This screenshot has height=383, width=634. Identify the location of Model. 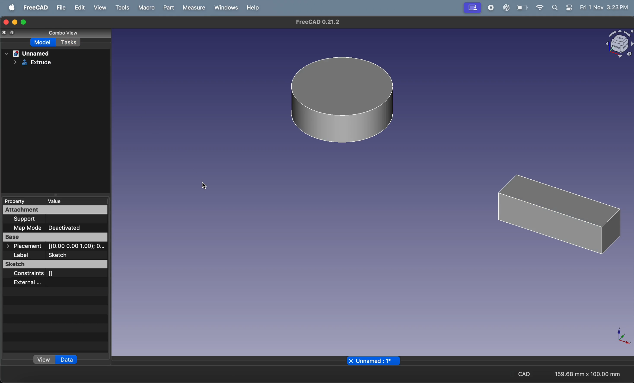
(43, 42).